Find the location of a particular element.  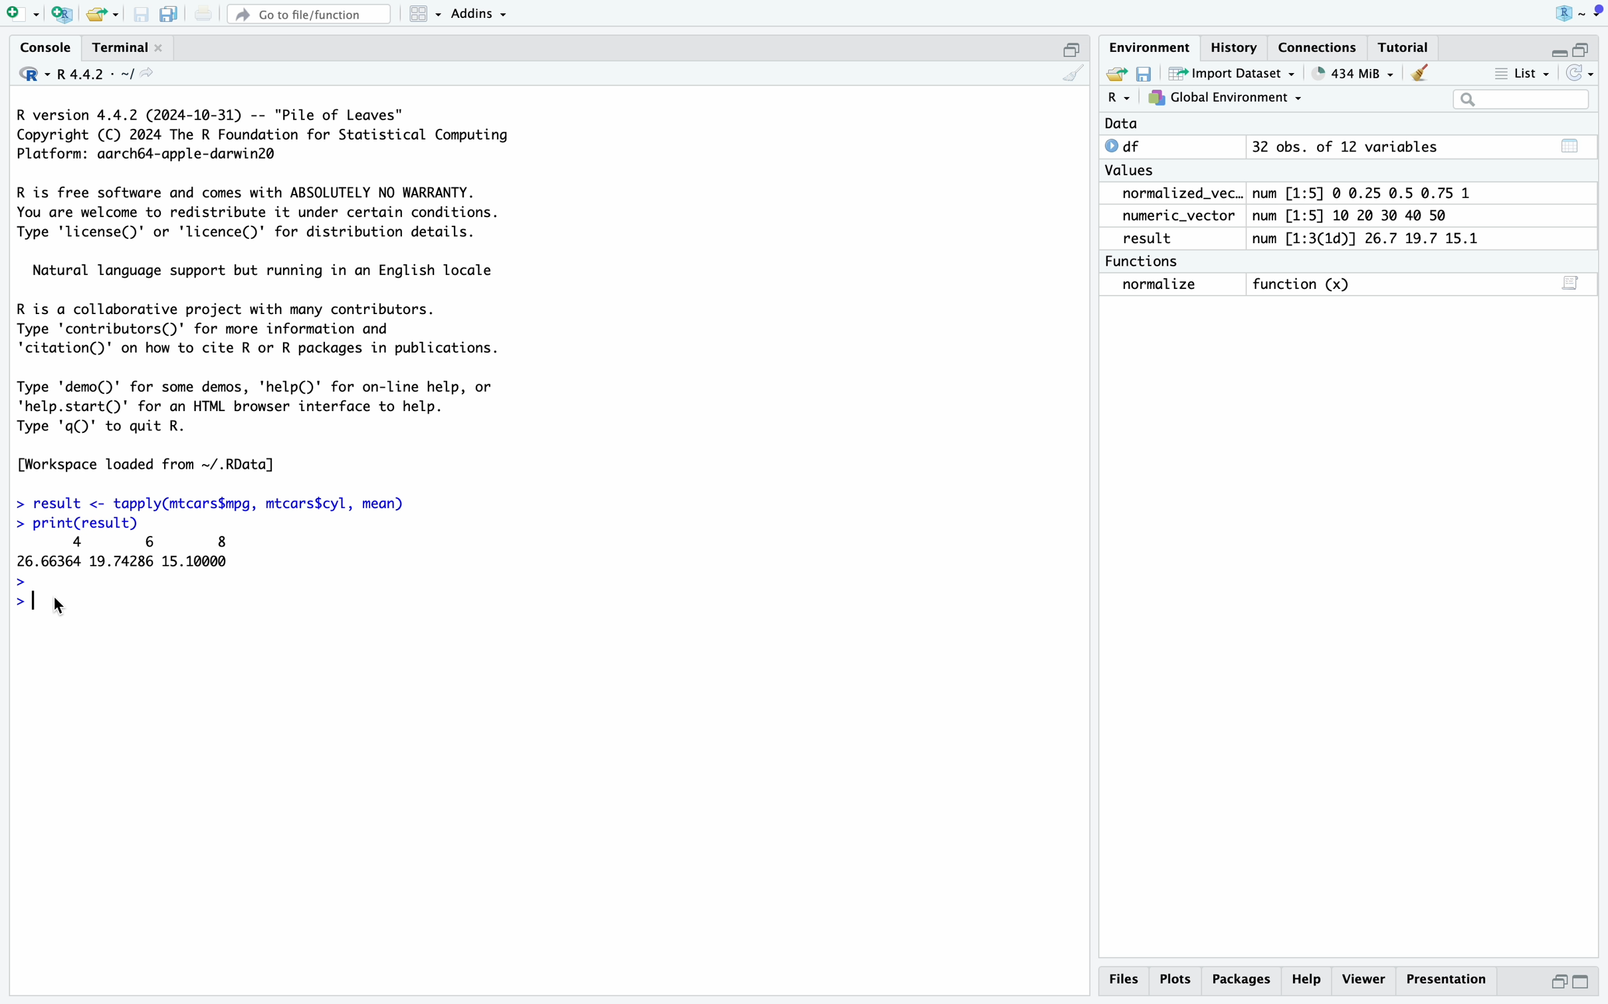

df is located at coordinates (1132, 147).